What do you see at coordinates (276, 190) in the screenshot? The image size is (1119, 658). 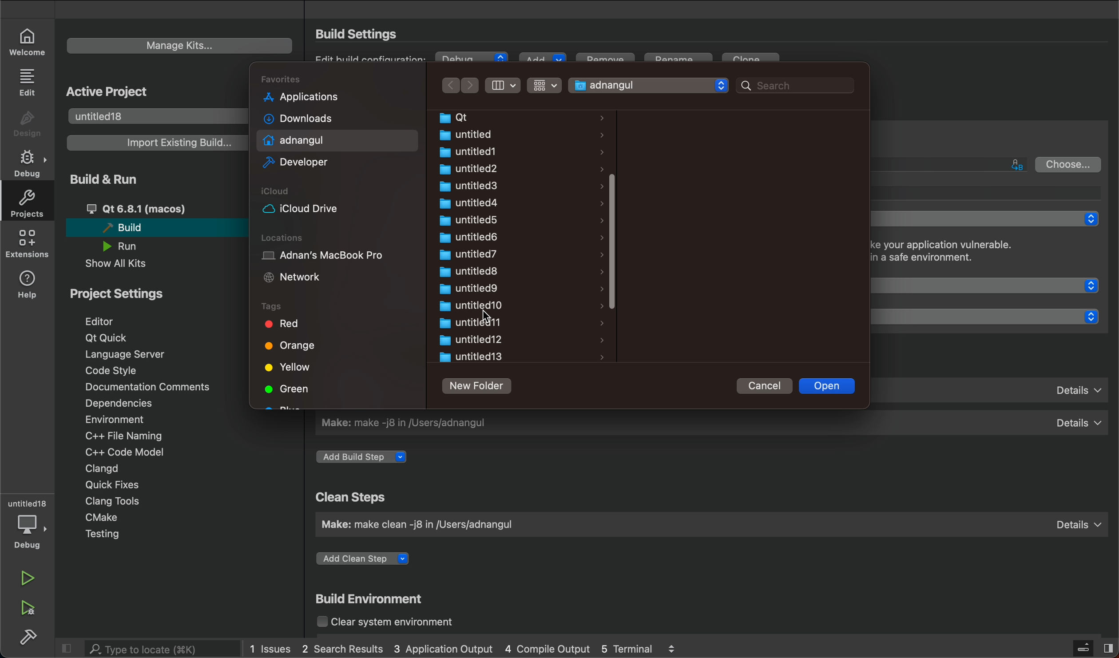 I see `iCloud` at bounding box center [276, 190].